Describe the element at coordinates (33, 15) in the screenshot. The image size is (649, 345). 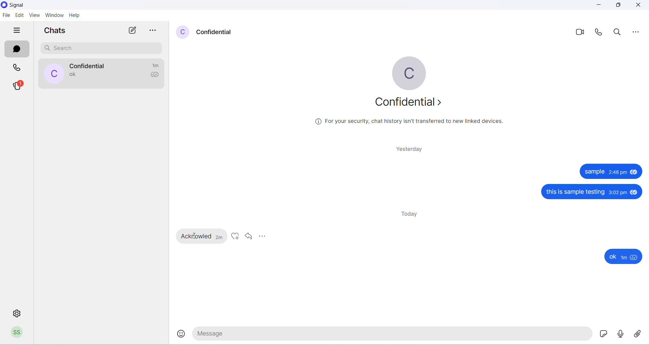
I see `view` at that location.